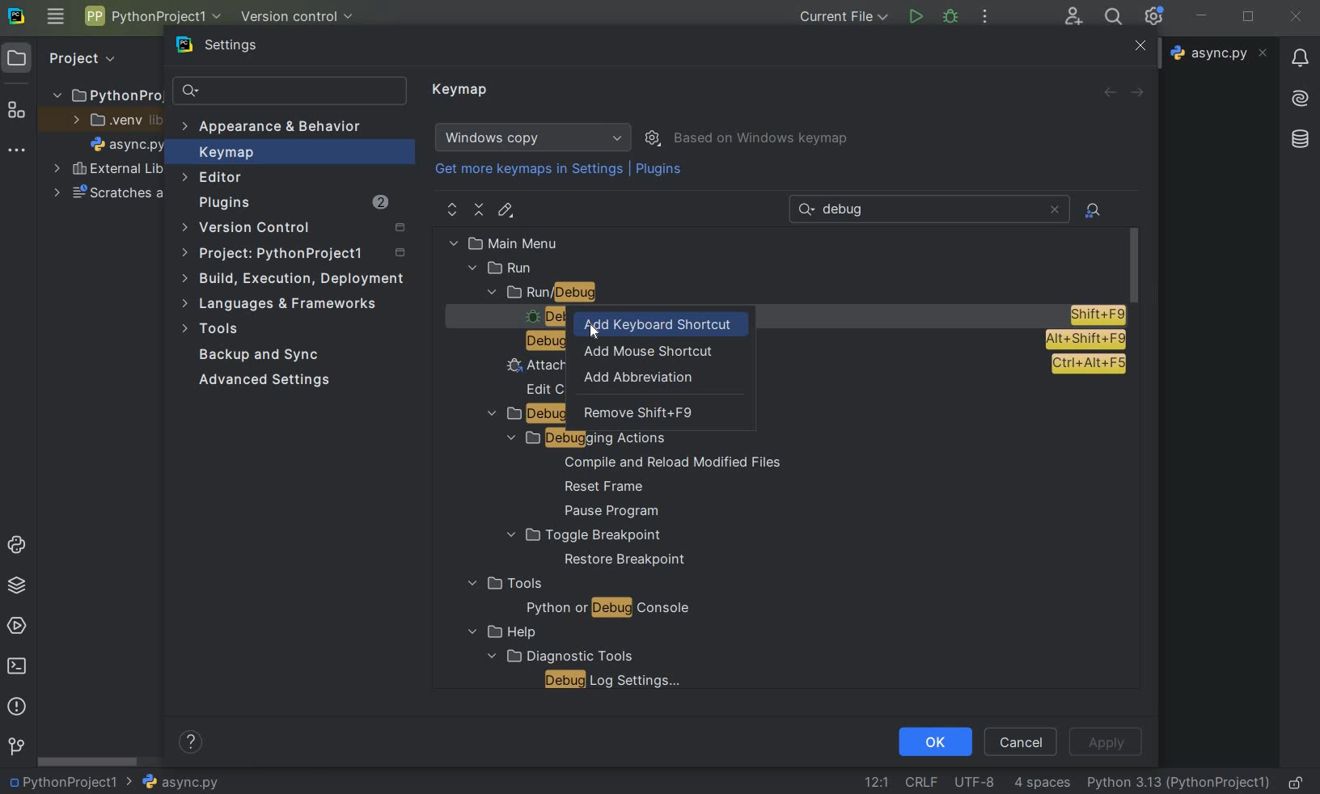 The width and height of the screenshot is (1320, 794). I want to click on scratches and consoles, so click(109, 195).